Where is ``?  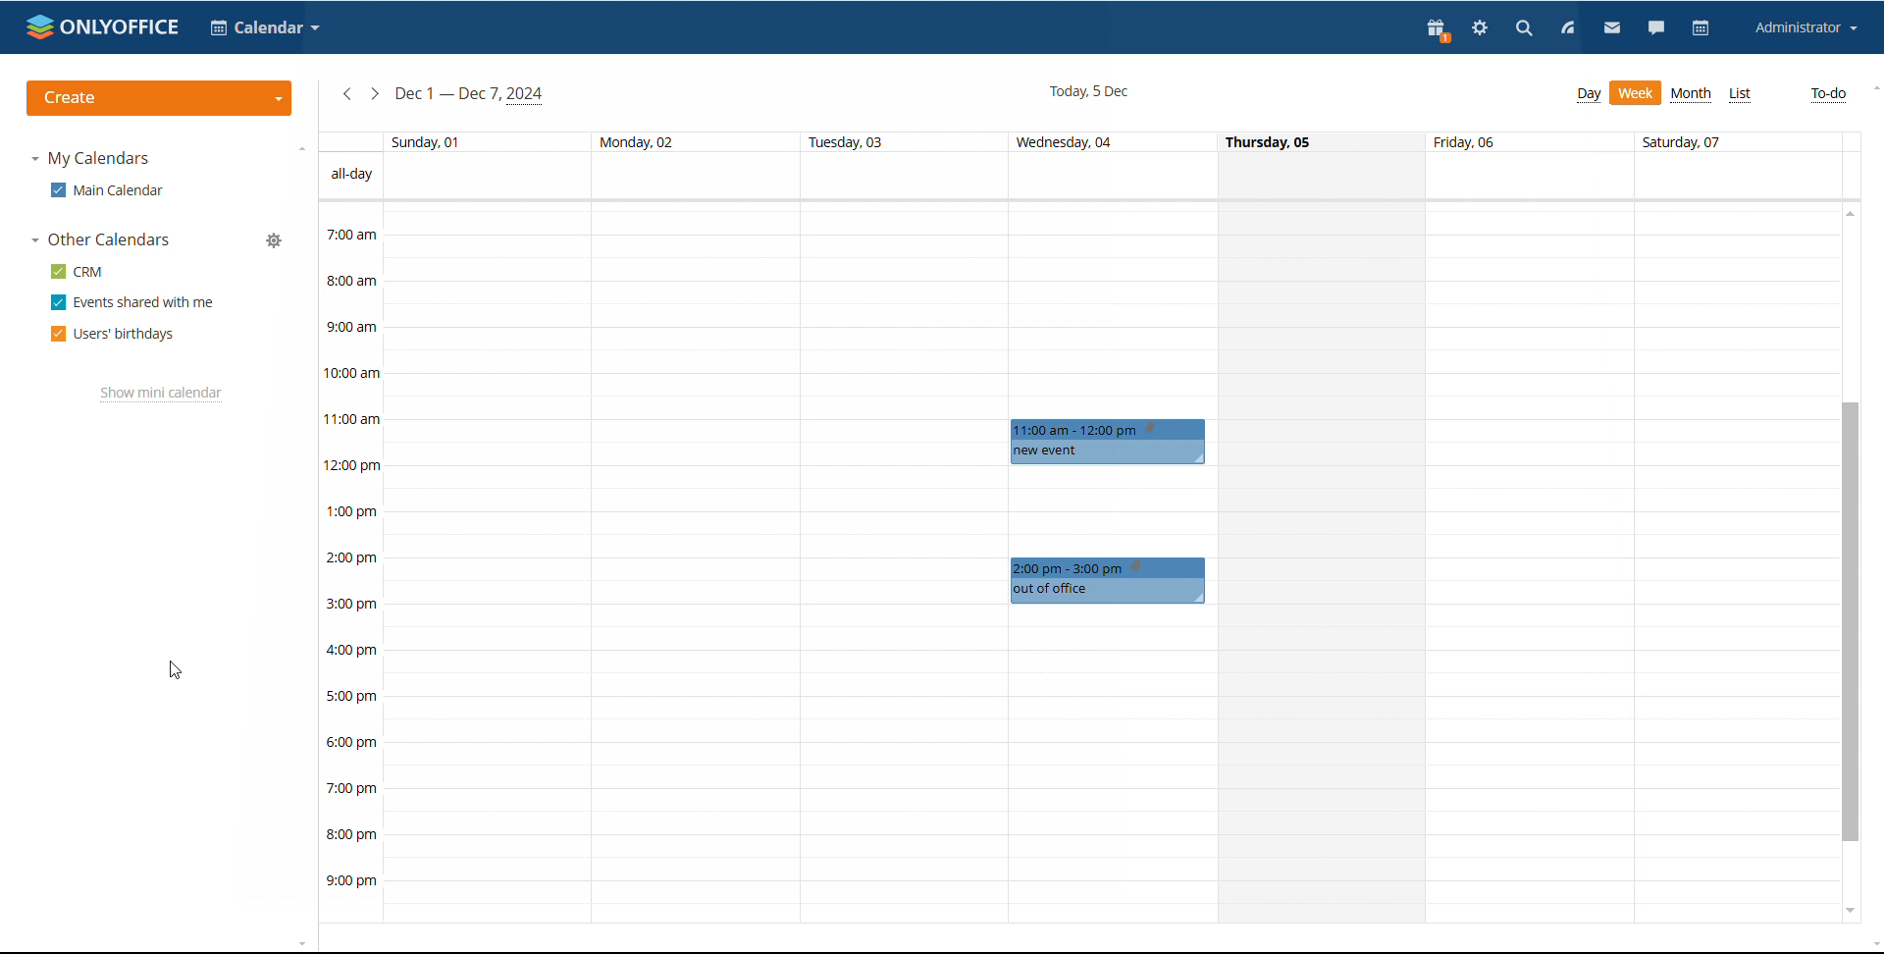  is located at coordinates (1110, 581).